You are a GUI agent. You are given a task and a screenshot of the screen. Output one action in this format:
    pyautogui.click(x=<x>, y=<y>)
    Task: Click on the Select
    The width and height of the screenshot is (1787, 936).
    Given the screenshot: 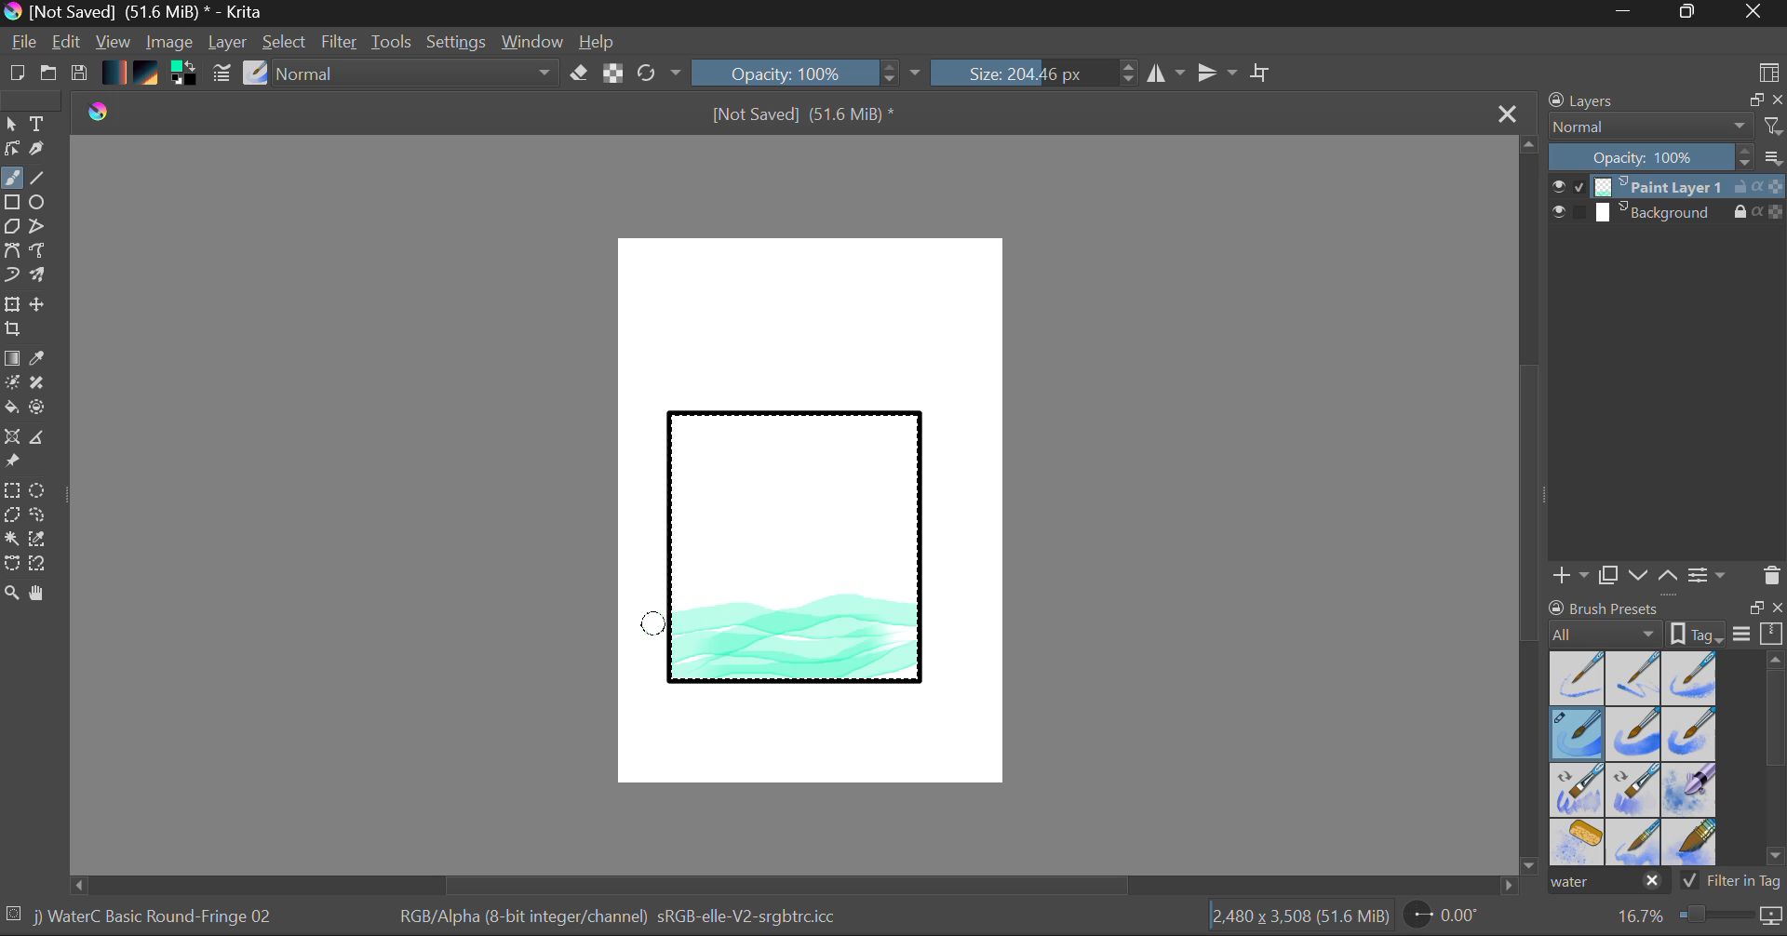 What is the action you would take?
    pyautogui.click(x=286, y=43)
    